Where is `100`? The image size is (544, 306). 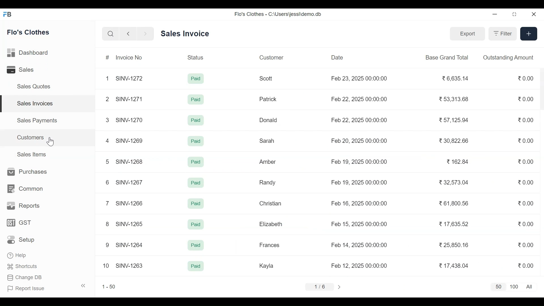 100 is located at coordinates (514, 287).